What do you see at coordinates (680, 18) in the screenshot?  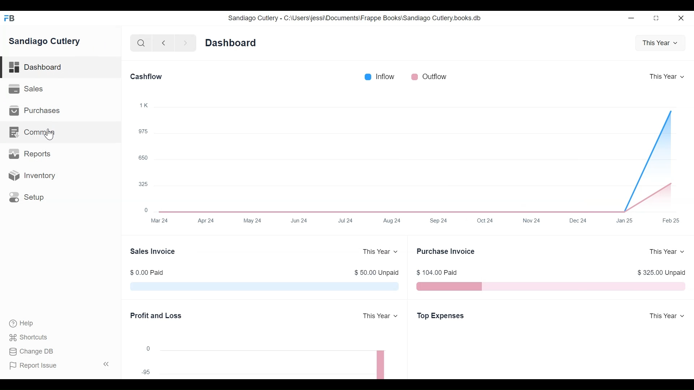 I see `Close` at bounding box center [680, 18].